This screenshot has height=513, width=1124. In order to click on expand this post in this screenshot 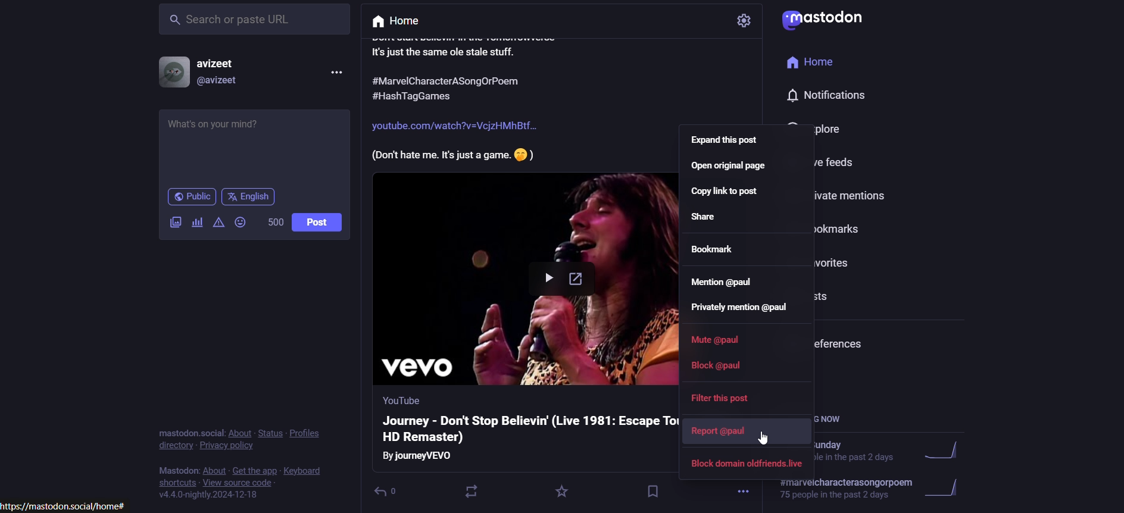, I will do `click(726, 142)`.